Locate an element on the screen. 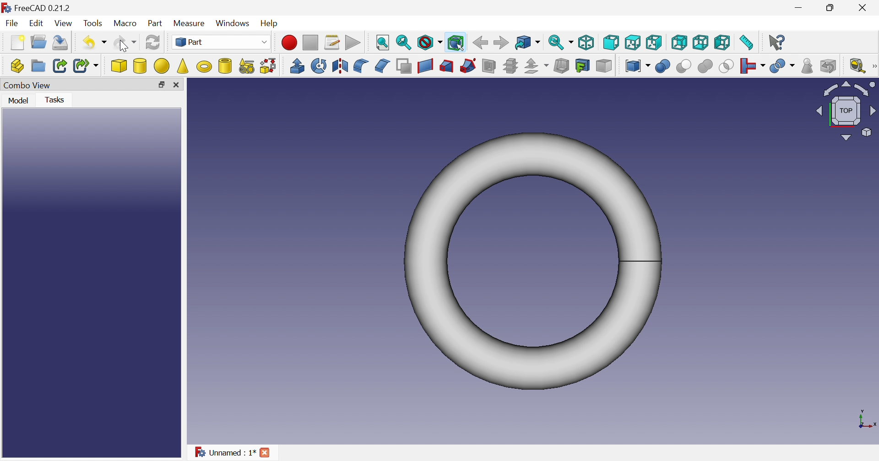 The height and width of the screenshot is (461, 879). FreeCAD 0.21.2 is located at coordinates (37, 8).